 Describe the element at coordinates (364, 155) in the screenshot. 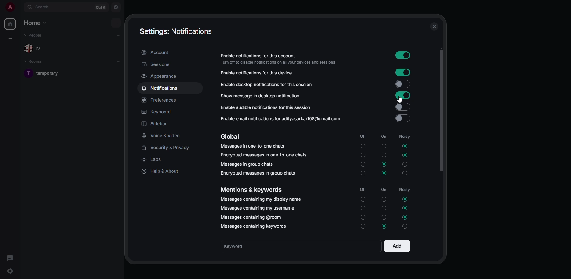

I see `Off Unselected` at that location.